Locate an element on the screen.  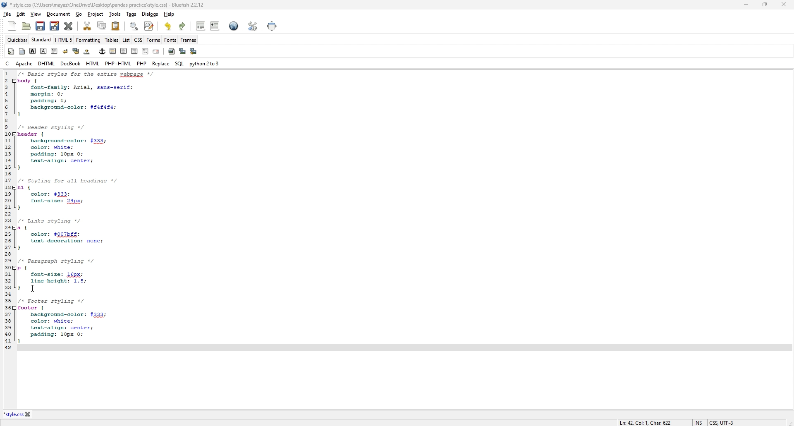
horizontal rule is located at coordinates (113, 51).